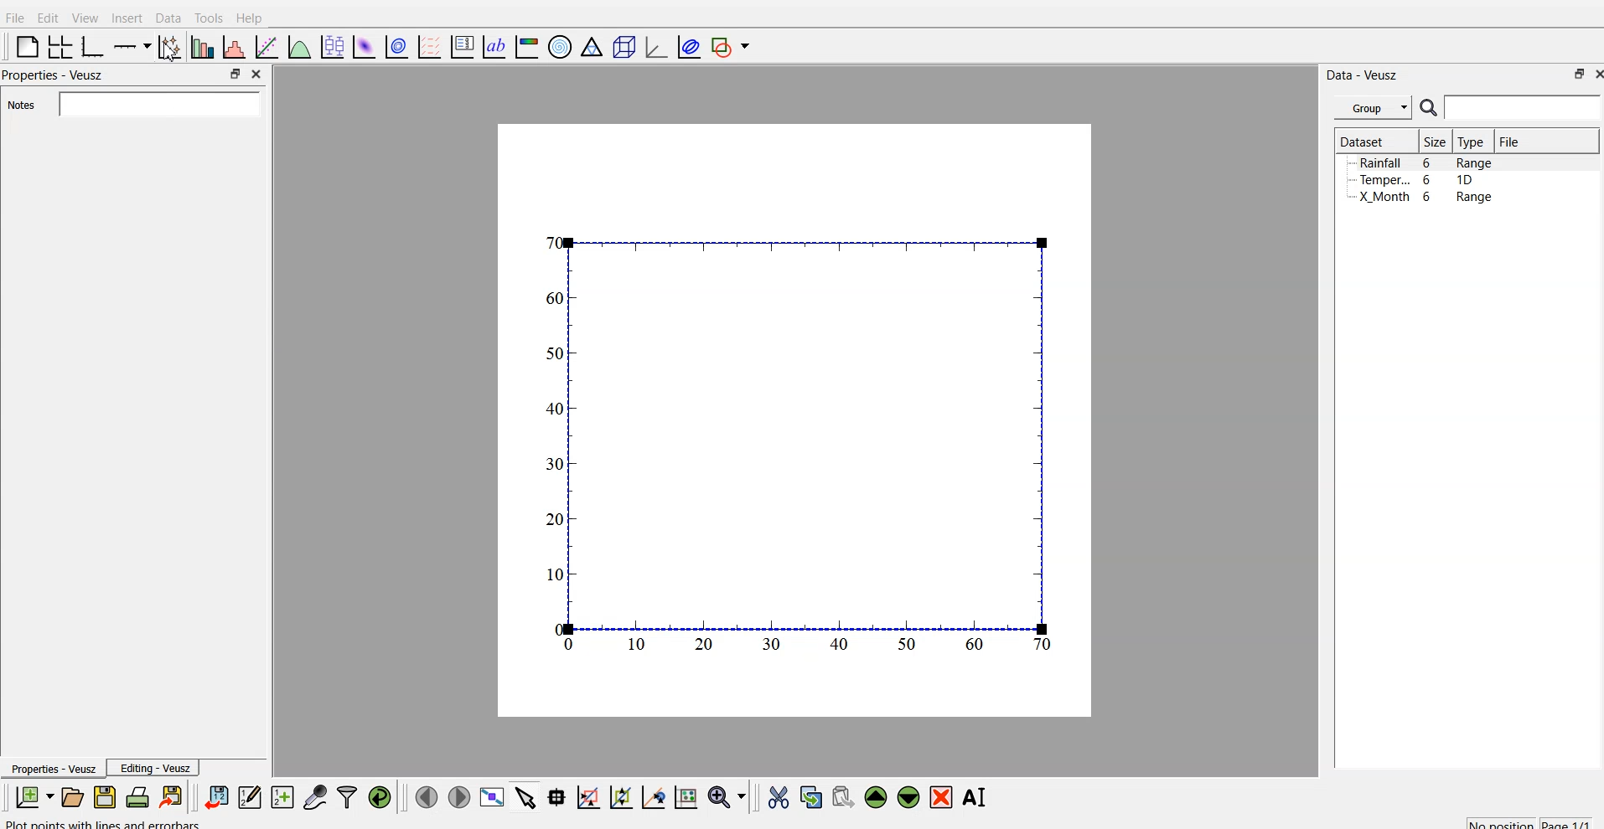 The width and height of the screenshot is (1604, 829). Describe the element at coordinates (299, 48) in the screenshot. I see `plot function` at that location.